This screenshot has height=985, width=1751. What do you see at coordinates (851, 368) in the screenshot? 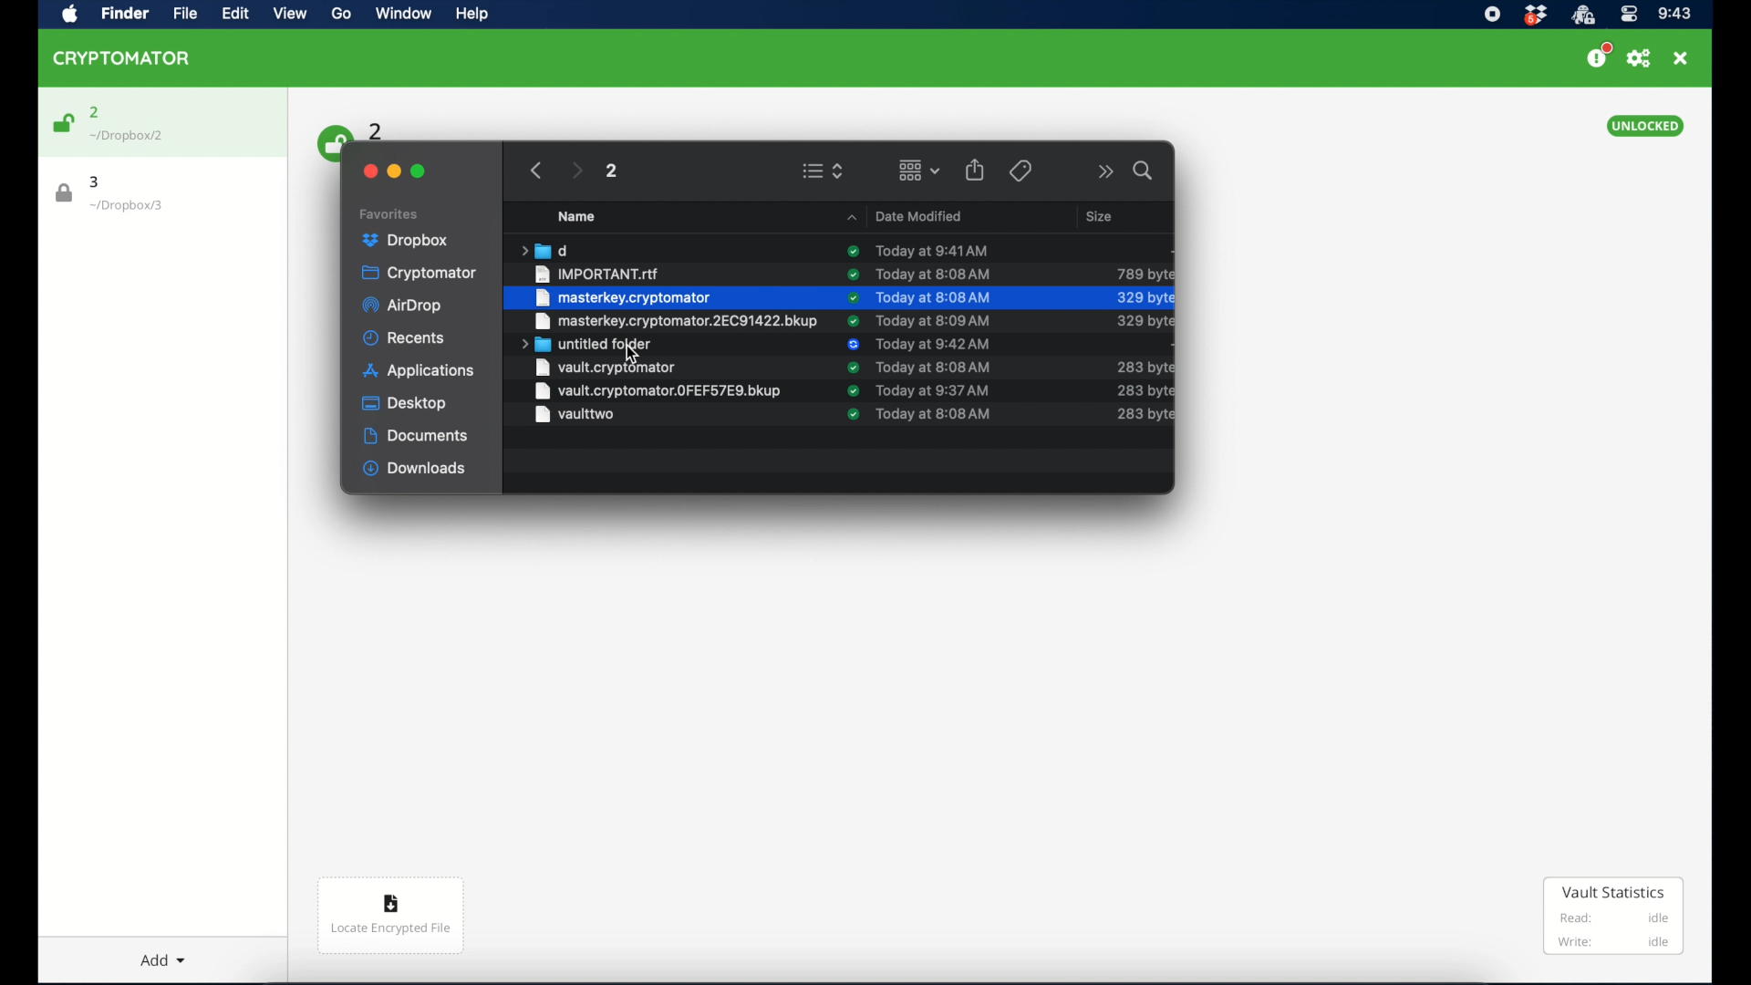
I see `sync` at bounding box center [851, 368].